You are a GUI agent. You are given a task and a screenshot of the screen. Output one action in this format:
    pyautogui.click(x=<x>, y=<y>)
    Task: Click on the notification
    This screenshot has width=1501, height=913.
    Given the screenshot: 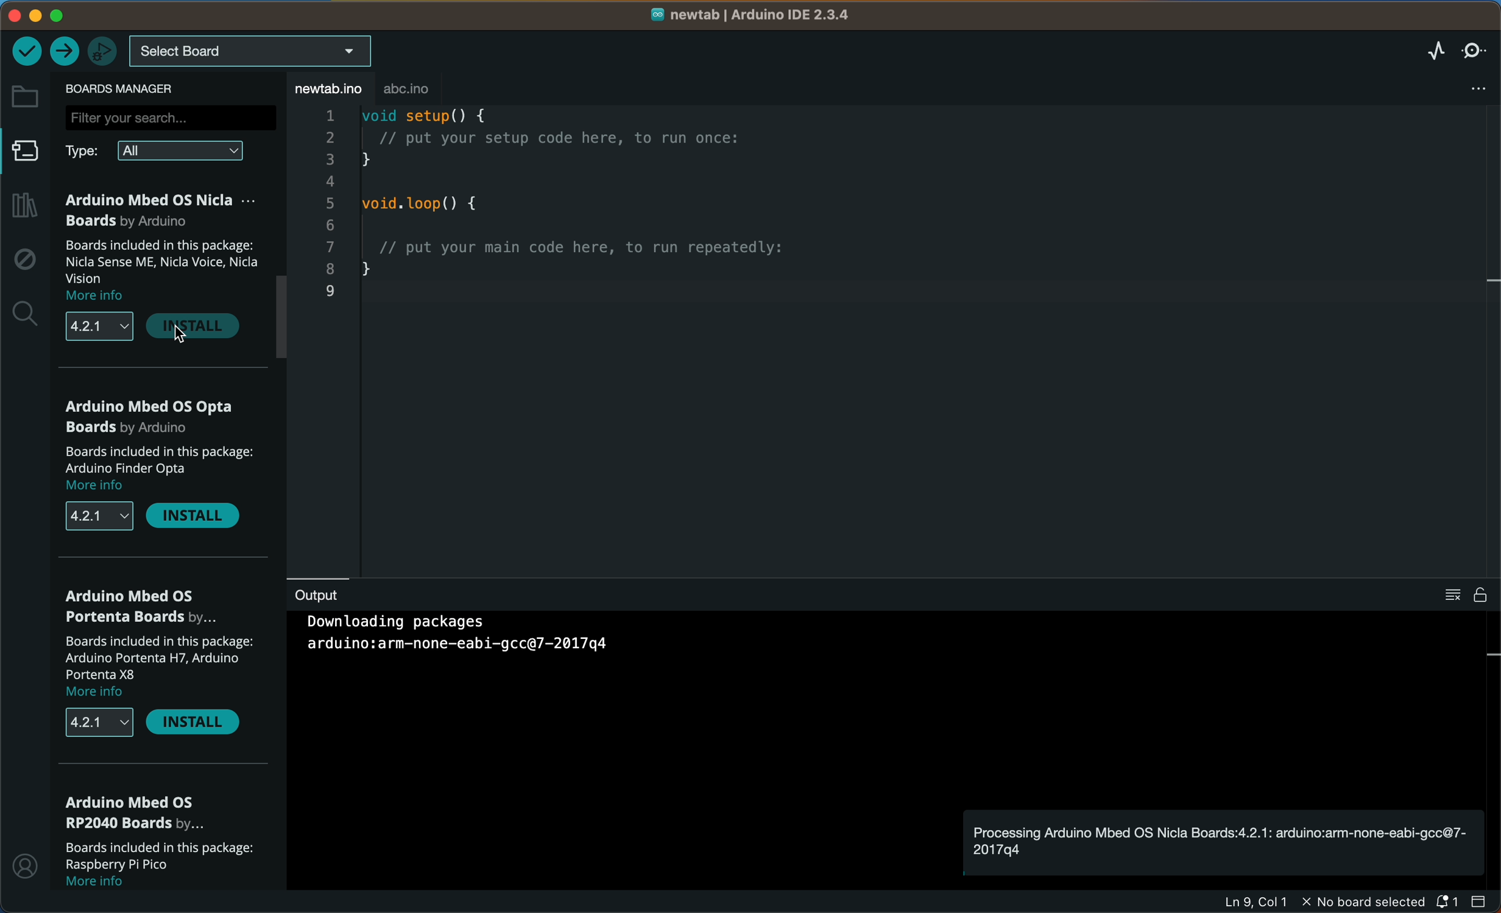 What is the action you would take?
    pyautogui.click(x=1452, y=903)
    